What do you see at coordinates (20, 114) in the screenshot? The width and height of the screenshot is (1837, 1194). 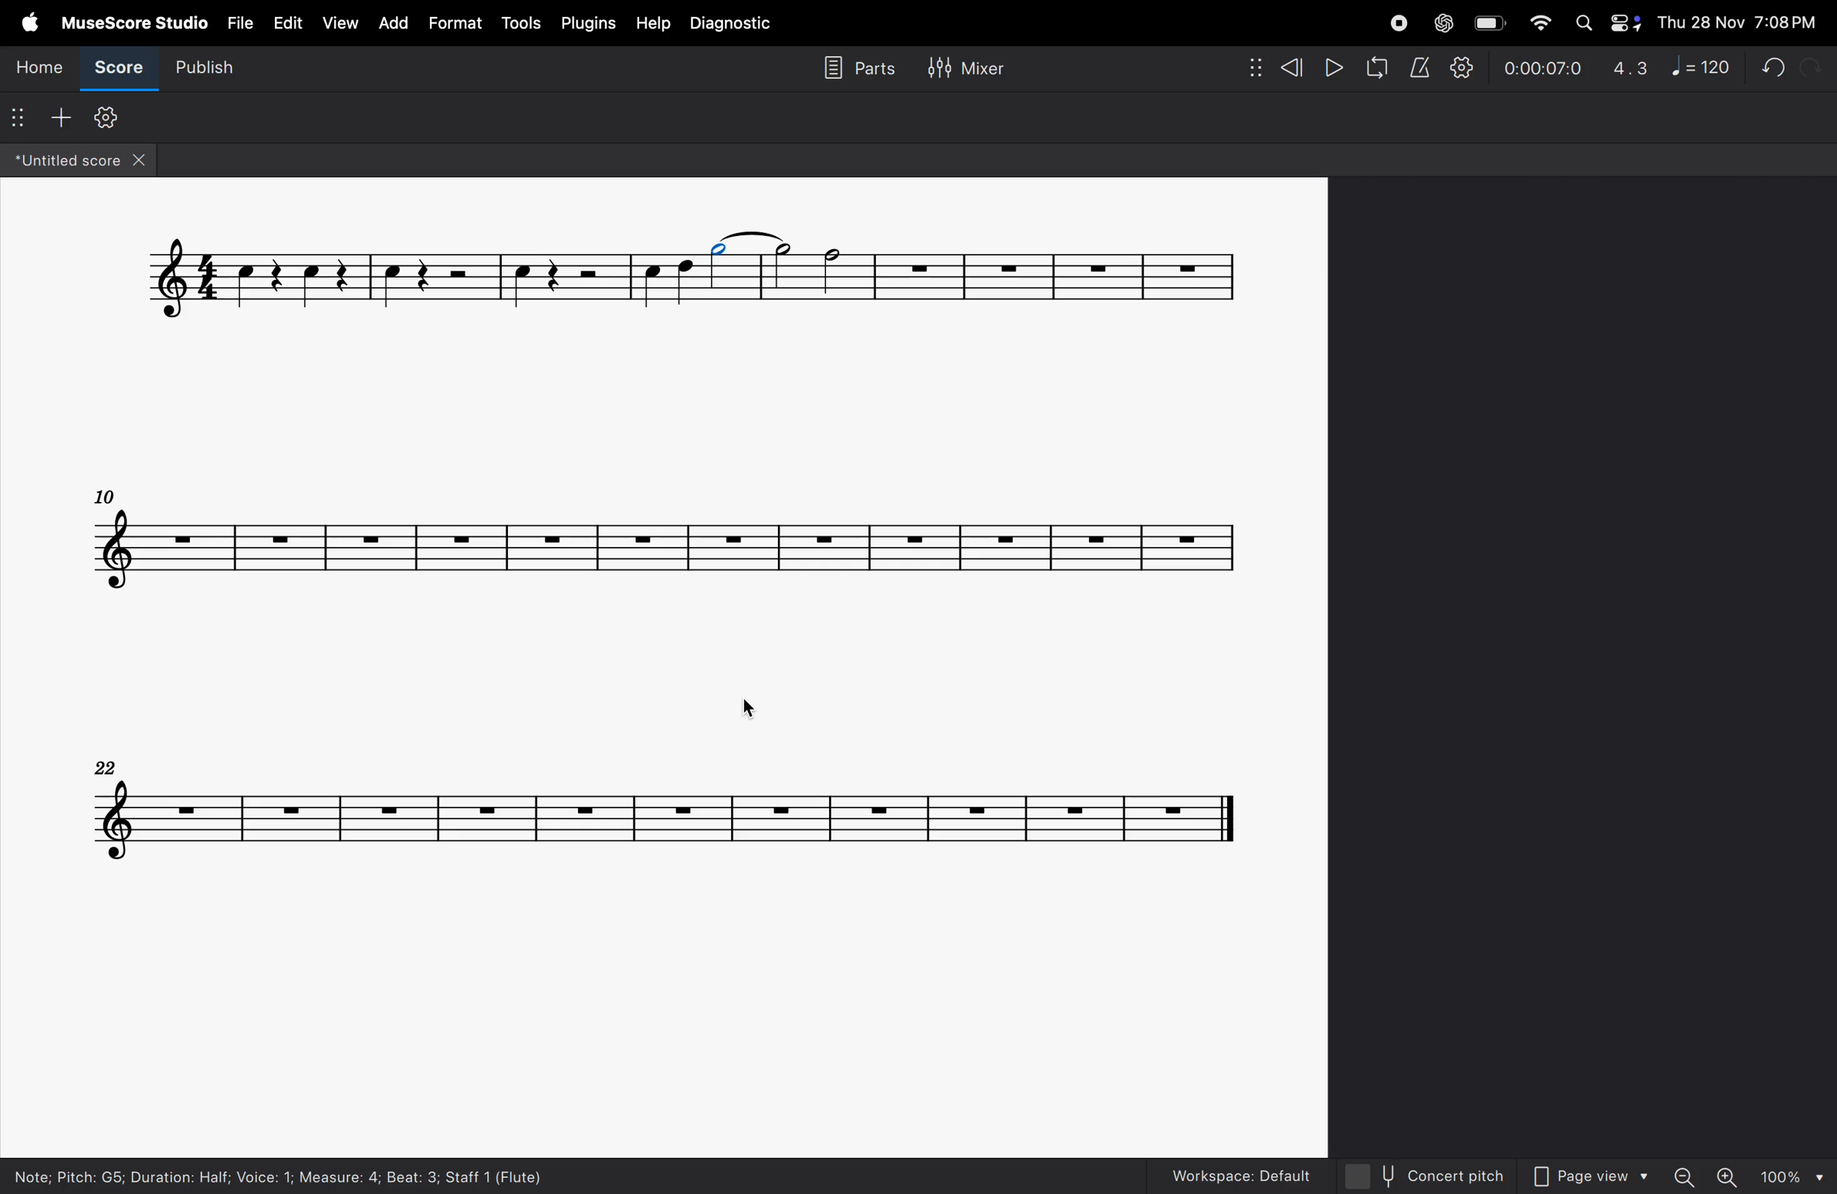 I see `options` at bounding box center [20, 114].